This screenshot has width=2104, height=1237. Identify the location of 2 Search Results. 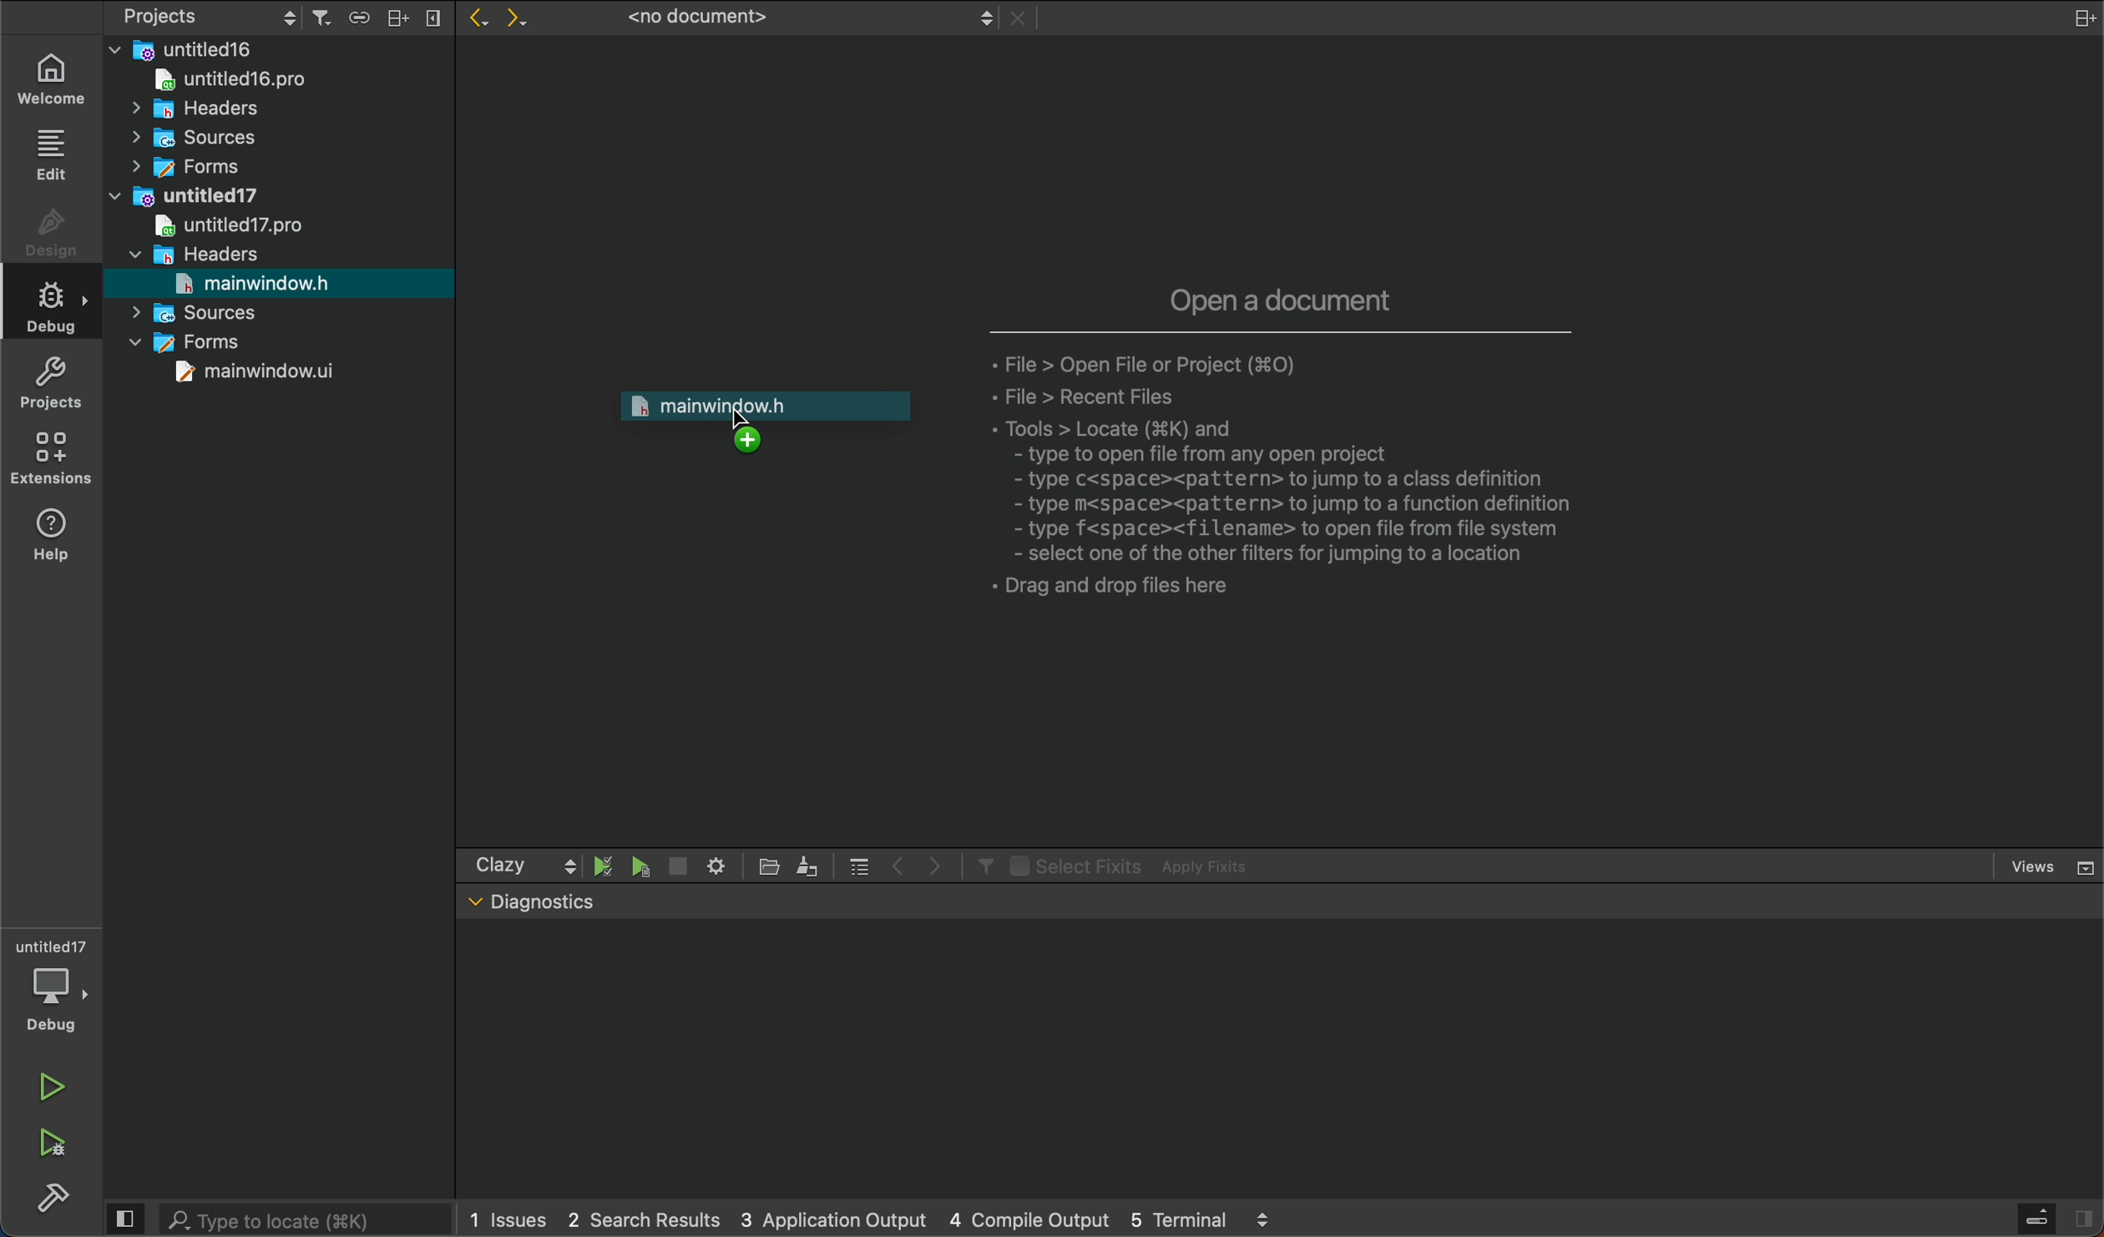
(639, 1218).